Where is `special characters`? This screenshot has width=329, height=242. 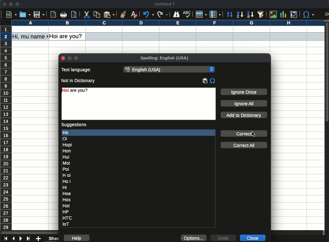
special characters is located at coordinates (213, 81).